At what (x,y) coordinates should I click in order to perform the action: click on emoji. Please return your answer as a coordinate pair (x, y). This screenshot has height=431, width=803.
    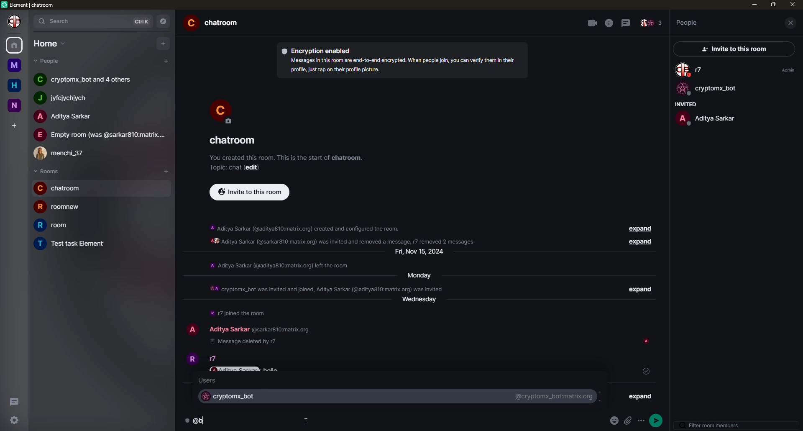
    Looking at the image, I should click on (616, 421).